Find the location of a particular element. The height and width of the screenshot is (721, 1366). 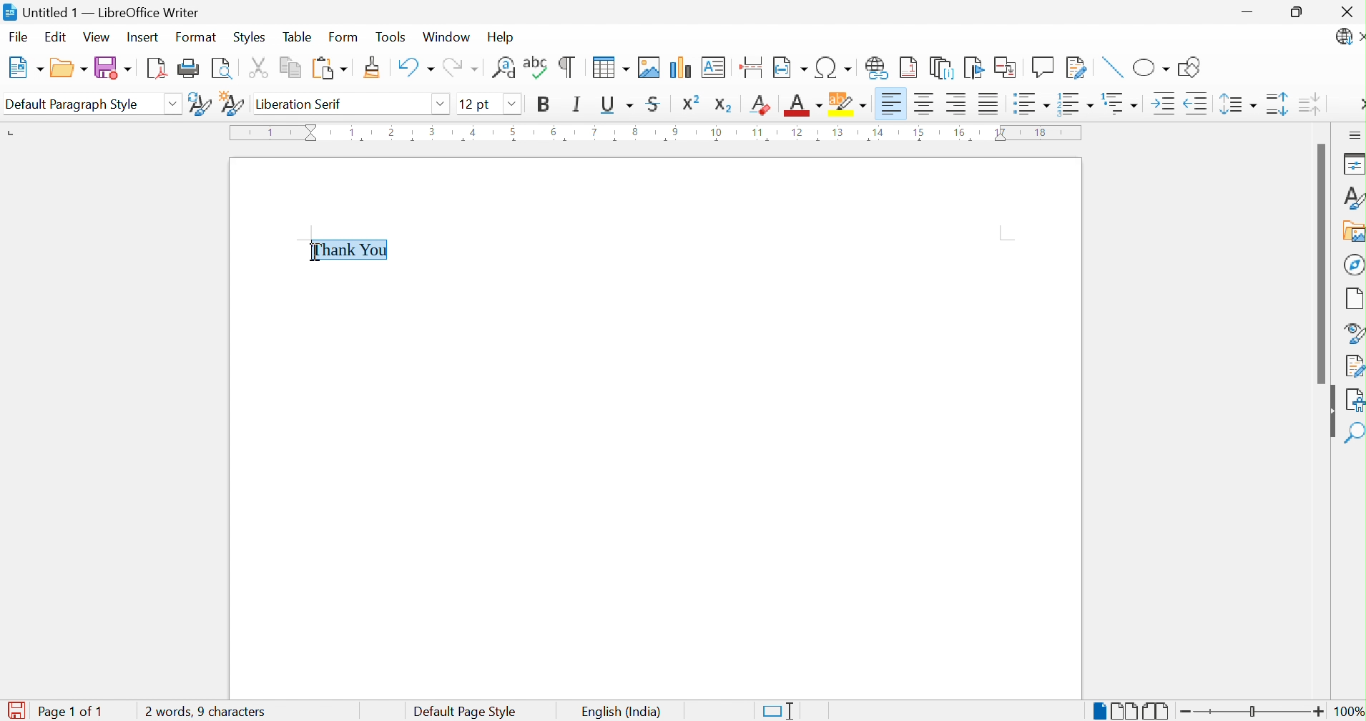

Style Navigator is located at coordinates (1351, 333).